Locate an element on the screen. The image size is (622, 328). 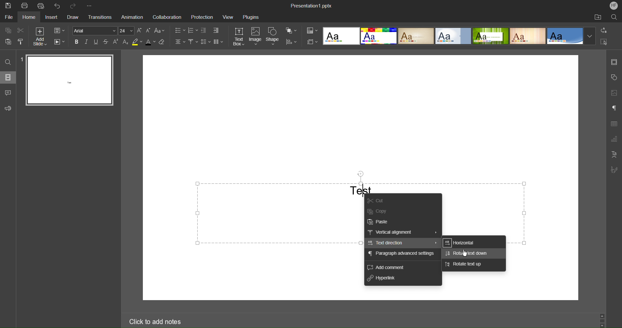
Protection is located at coordinates (201, 17).